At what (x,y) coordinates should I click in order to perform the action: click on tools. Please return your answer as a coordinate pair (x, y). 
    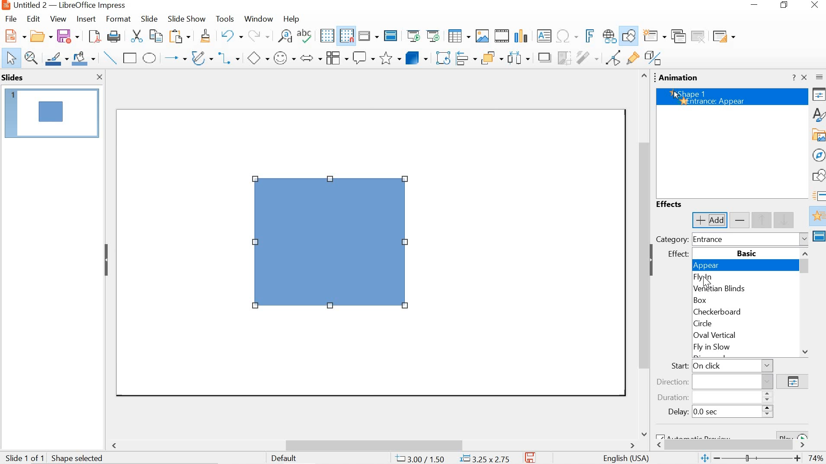
    Looking at the image, I should click on (226, 18).